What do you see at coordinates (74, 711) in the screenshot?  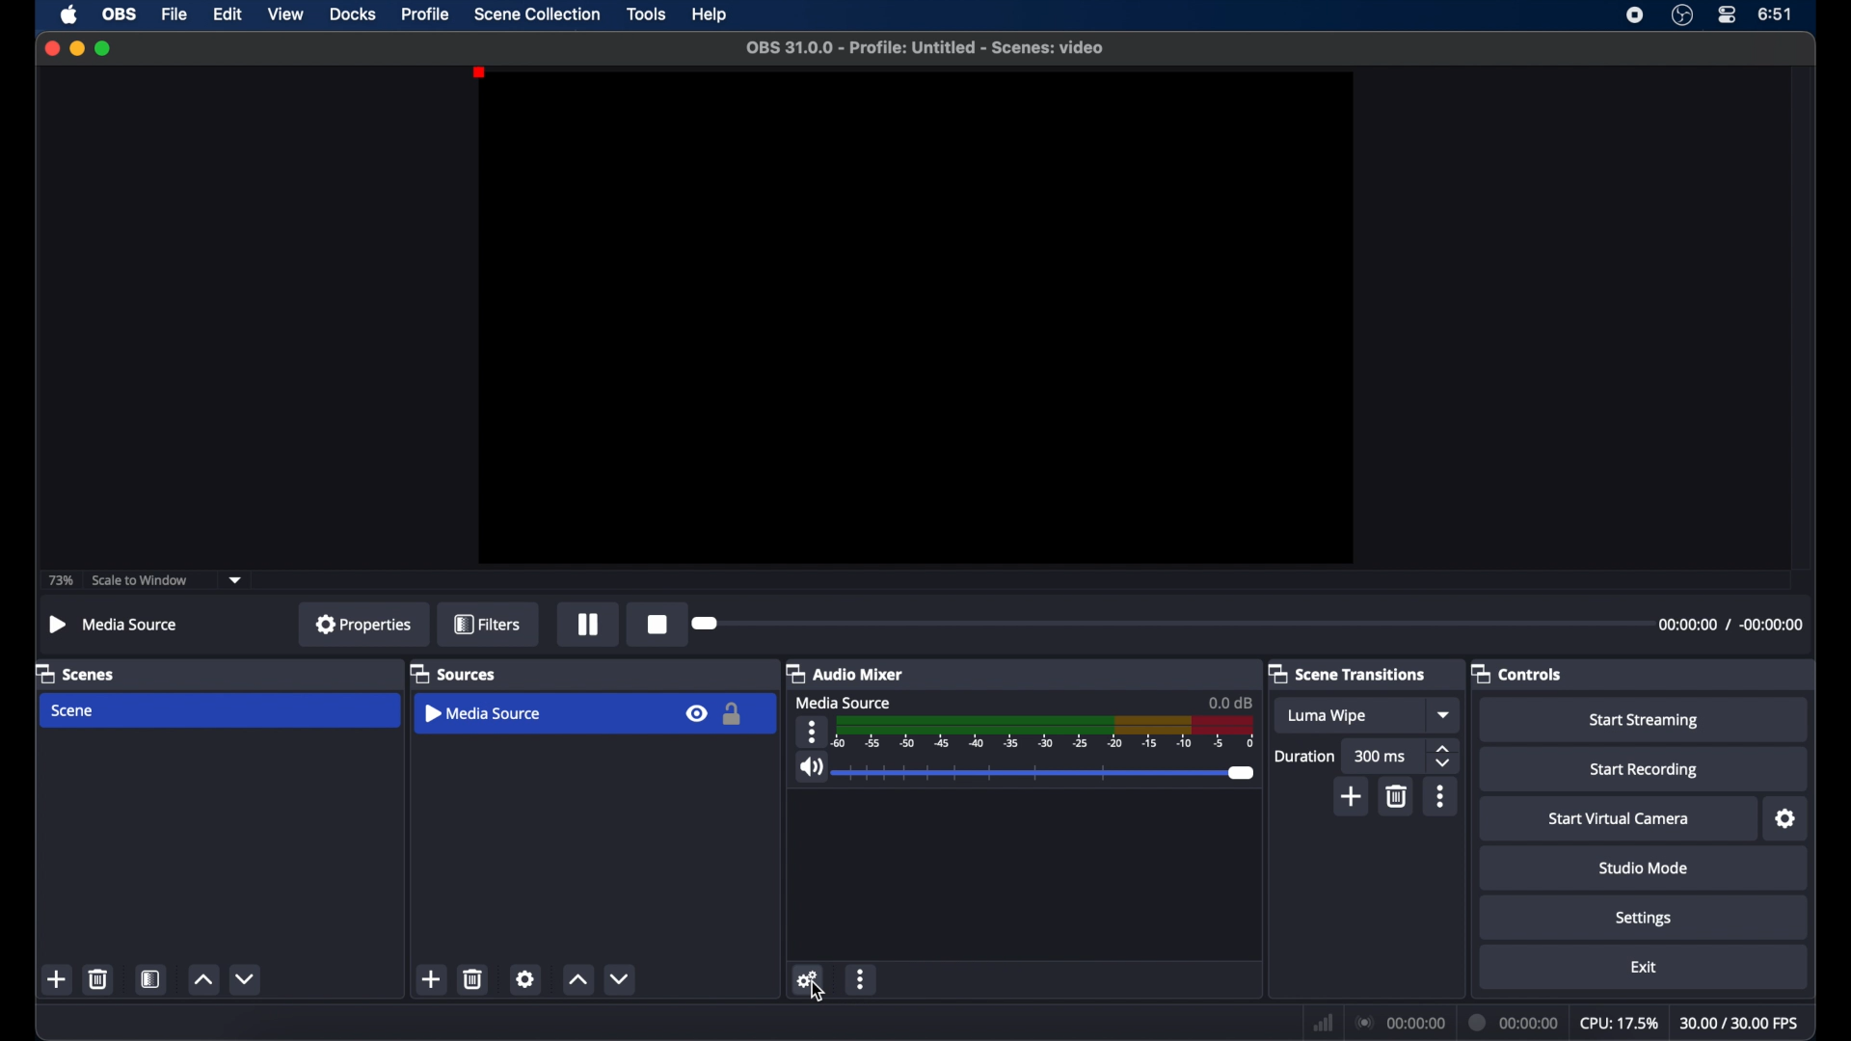 I see `scene` at bounding box center [74, 711].